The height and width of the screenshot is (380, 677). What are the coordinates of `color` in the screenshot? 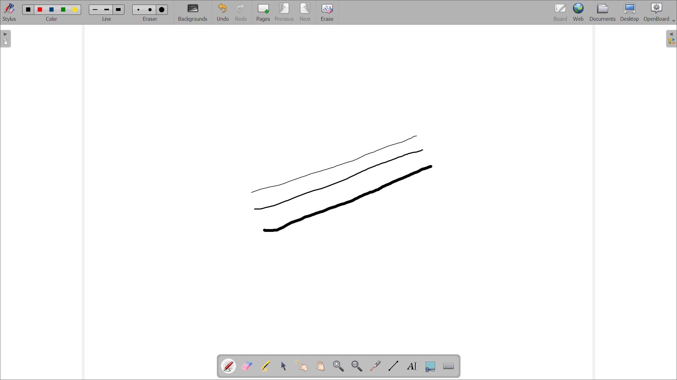 It's located at (75, 10).